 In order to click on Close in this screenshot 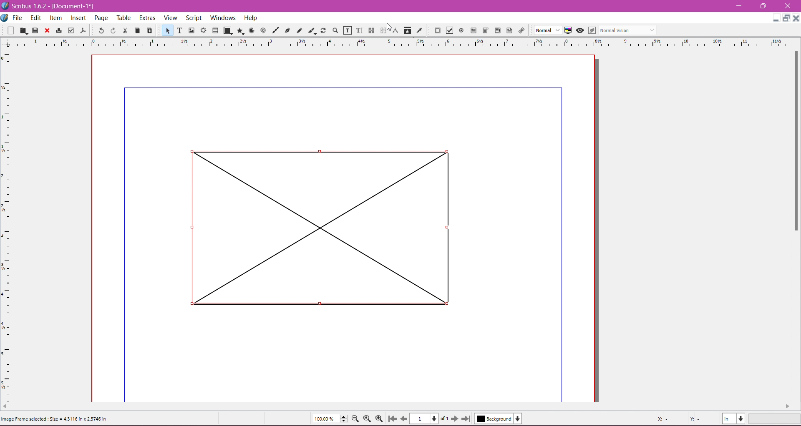, I will do `click(47, 31)`.